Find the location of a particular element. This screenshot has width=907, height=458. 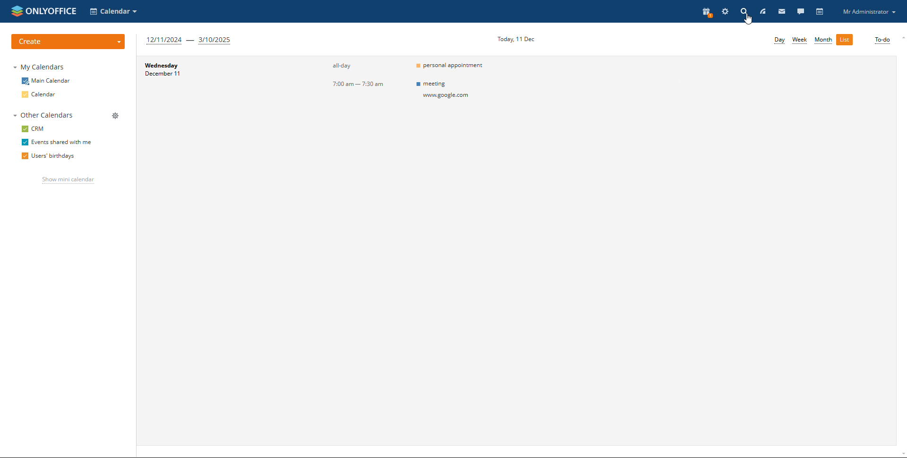

main calendars is located at coordinates (47, 81).